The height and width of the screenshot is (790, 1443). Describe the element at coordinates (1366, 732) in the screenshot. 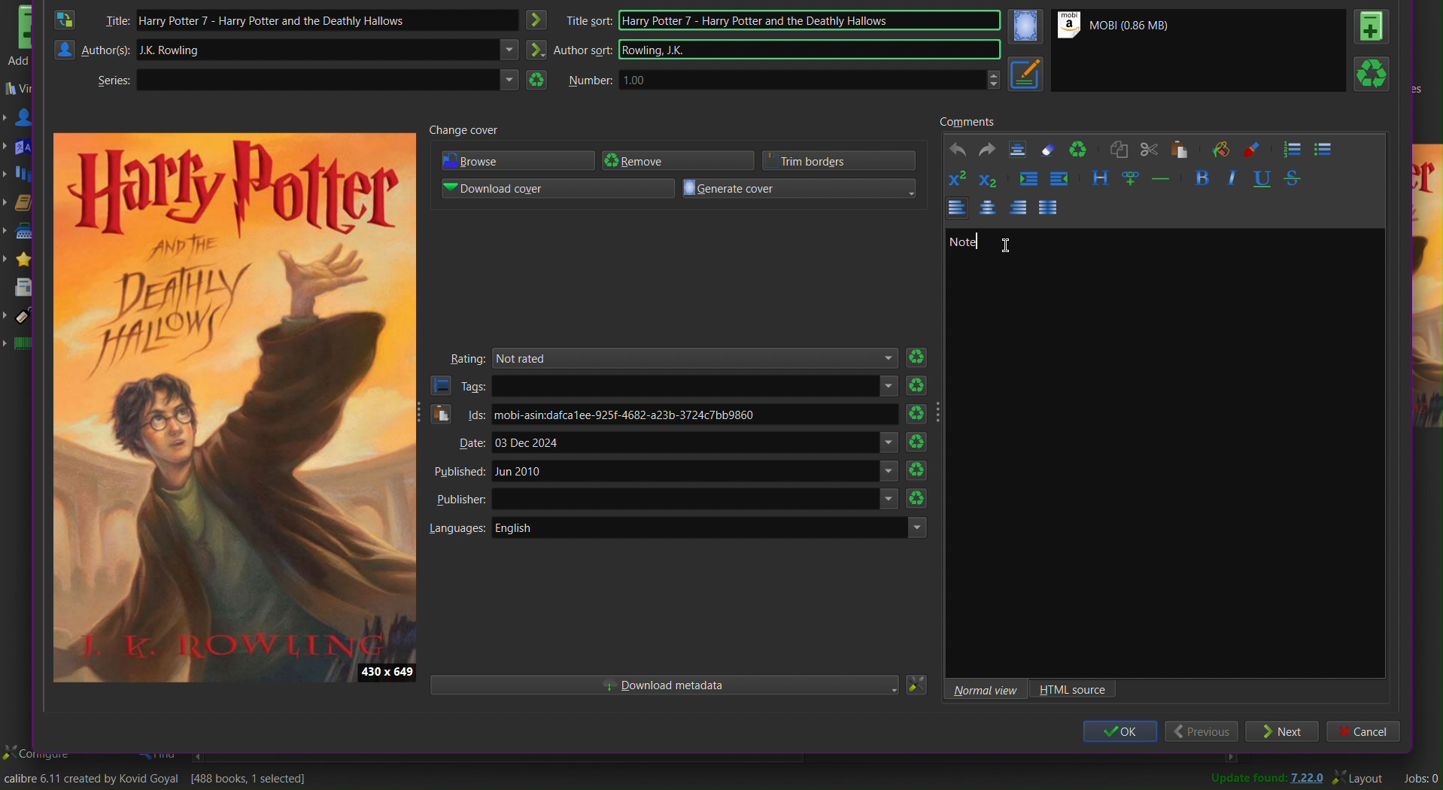

I see `Cancel` at that location.